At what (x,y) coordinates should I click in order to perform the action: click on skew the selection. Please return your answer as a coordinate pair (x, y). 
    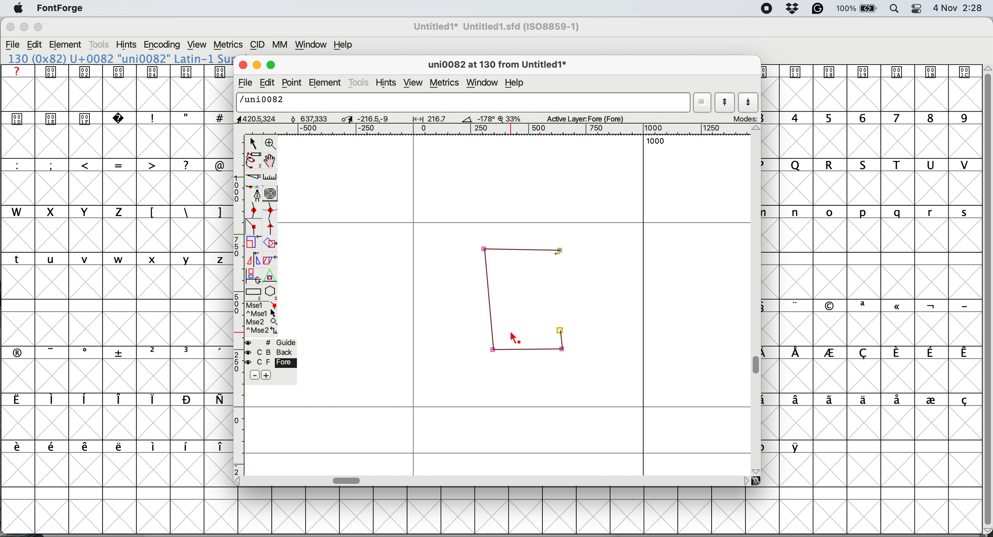
    Looking at the image, I should click on (268, 259).